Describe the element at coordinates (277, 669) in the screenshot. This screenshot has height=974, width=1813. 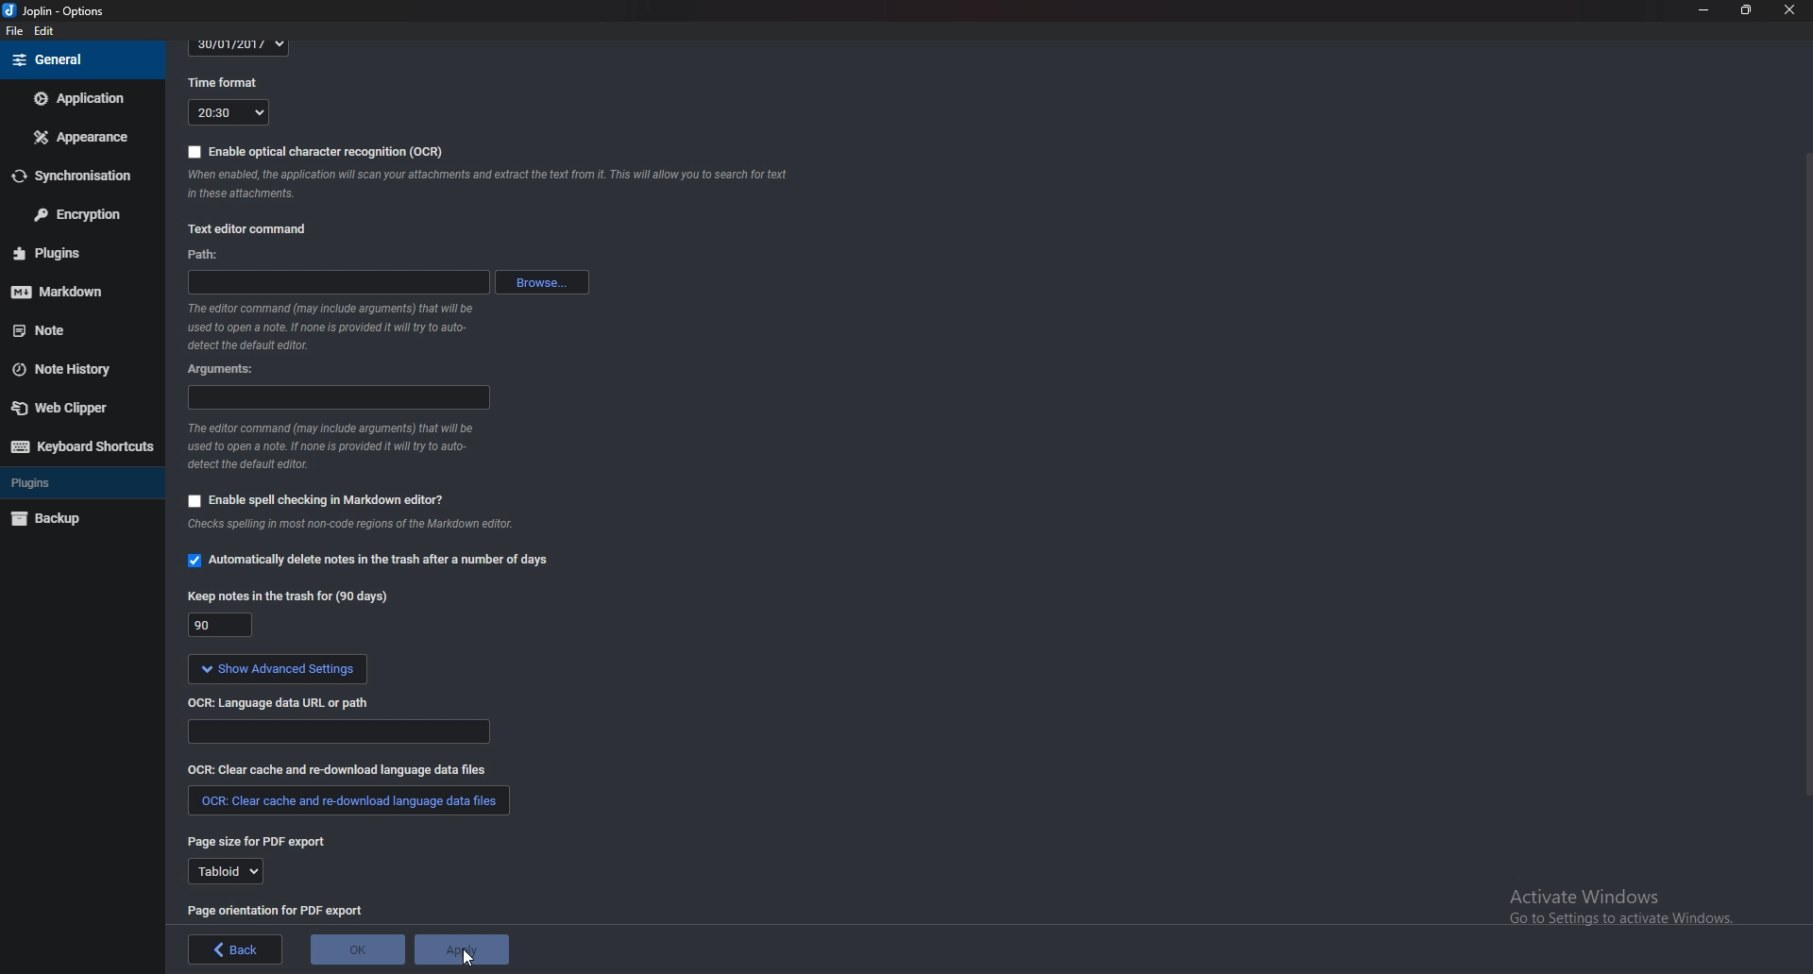
I see `show Advanced settings` at that location.